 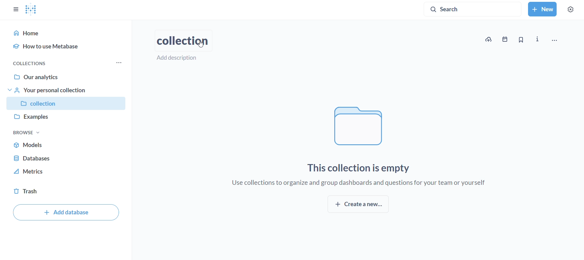 What do you see at coordinates (13, 8) in the screenshot?
I see `close sidebar` at bounding box center [13, 8].